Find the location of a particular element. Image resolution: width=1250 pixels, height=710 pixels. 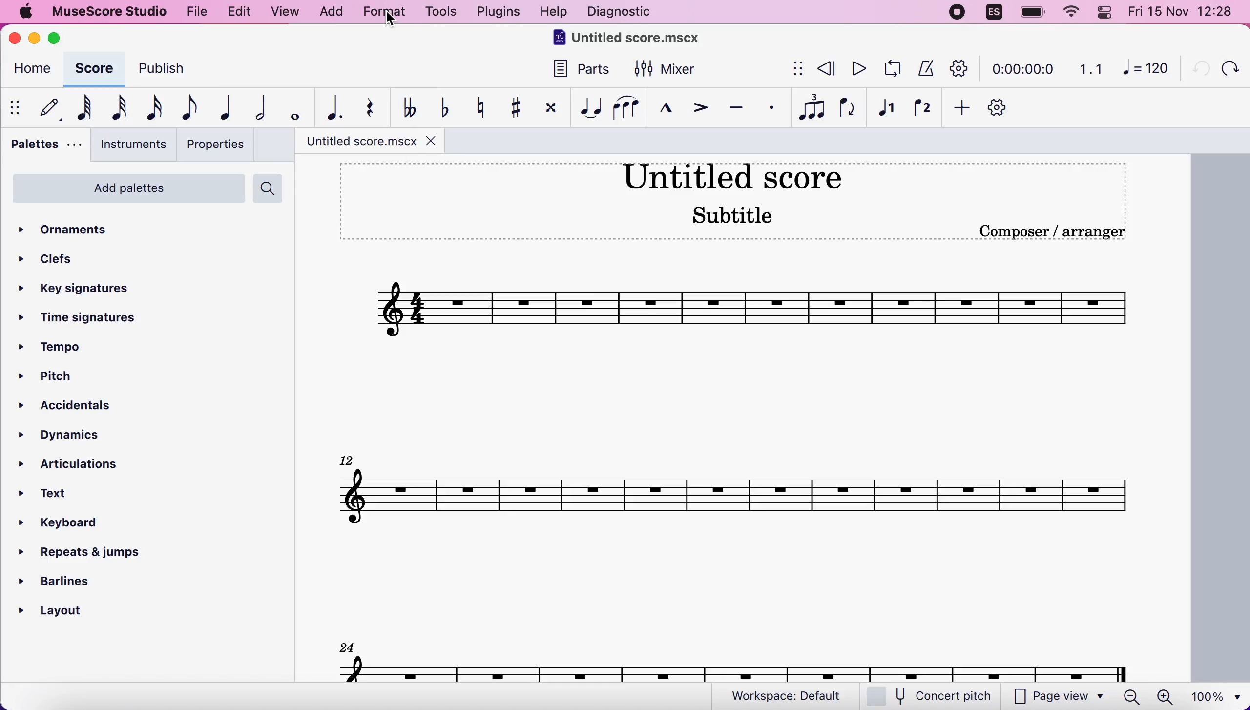

1.1 is located at coordinates (1091, 68).